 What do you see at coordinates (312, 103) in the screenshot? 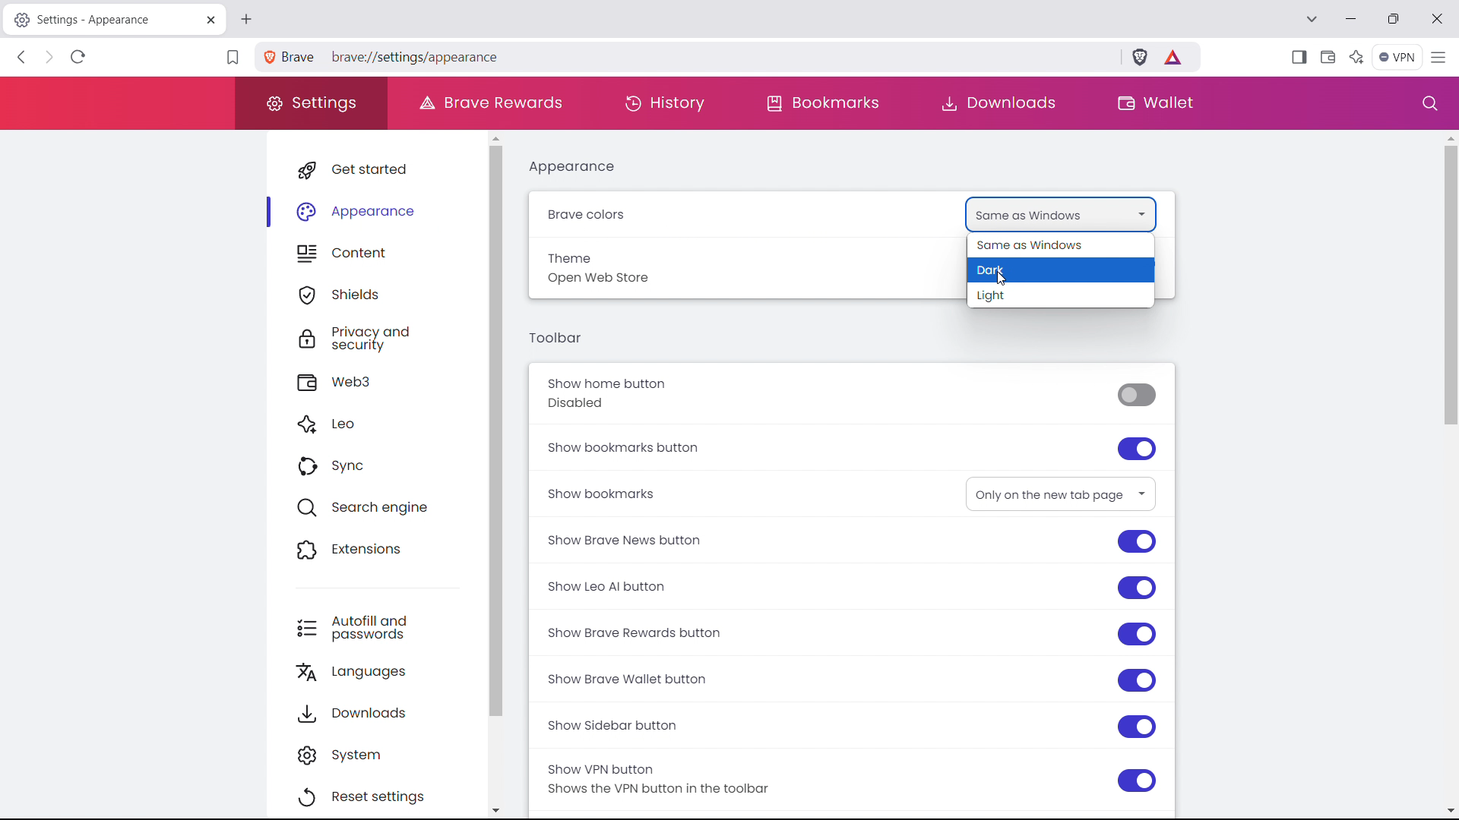
I see `settings` at bounding box center [312, 103].